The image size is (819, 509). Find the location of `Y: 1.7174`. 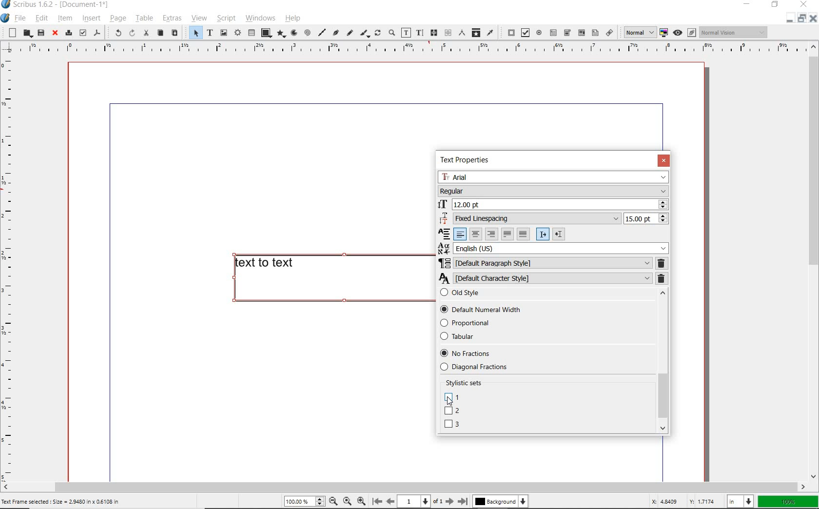

Y: 1.7174 is located at coordinates (703, 501).